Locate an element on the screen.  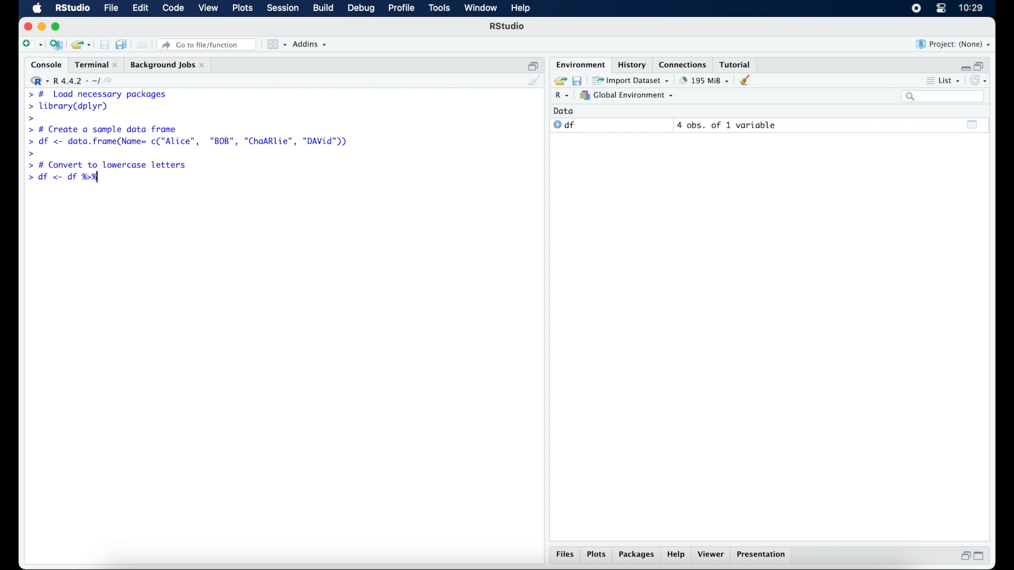
clear workspace is located at coordinates (748, 81).